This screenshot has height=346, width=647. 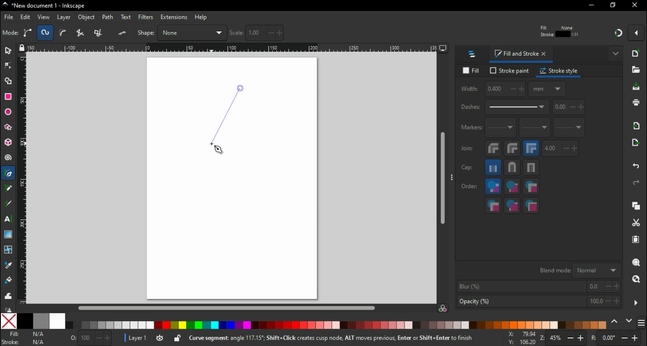 What do you see at coordinates (8, 220) in the screenshot?
I see `text tool` at bounding box center [8, 220].